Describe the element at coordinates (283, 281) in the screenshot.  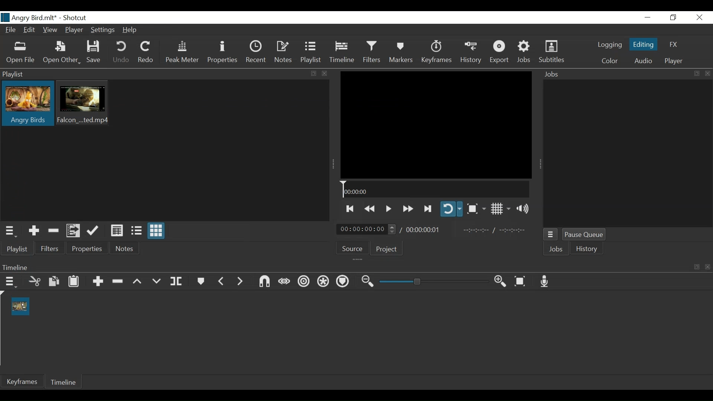
I see `Scrub while dragging` at that location.